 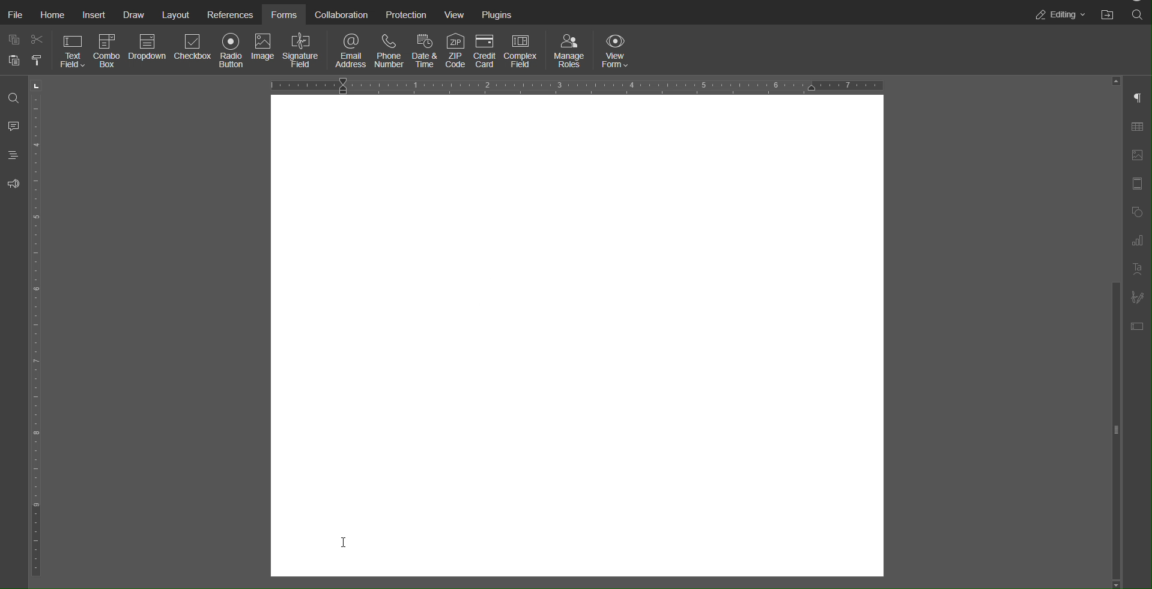 I want to click on Shape Settings, so click(x=1137, y=212).